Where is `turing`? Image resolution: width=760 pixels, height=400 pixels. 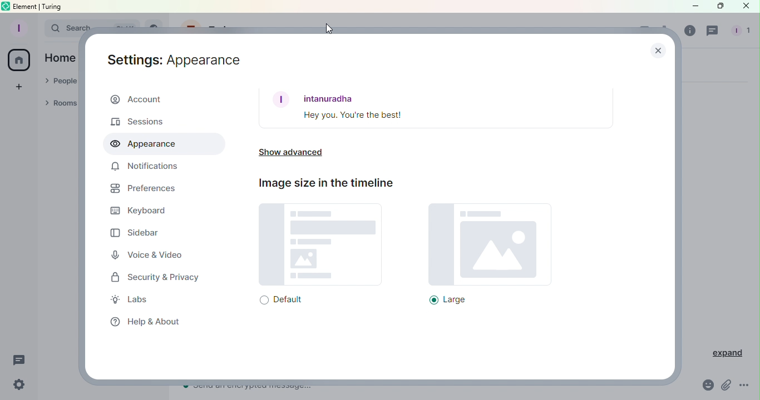
turing is located at coordinates (52, 6).